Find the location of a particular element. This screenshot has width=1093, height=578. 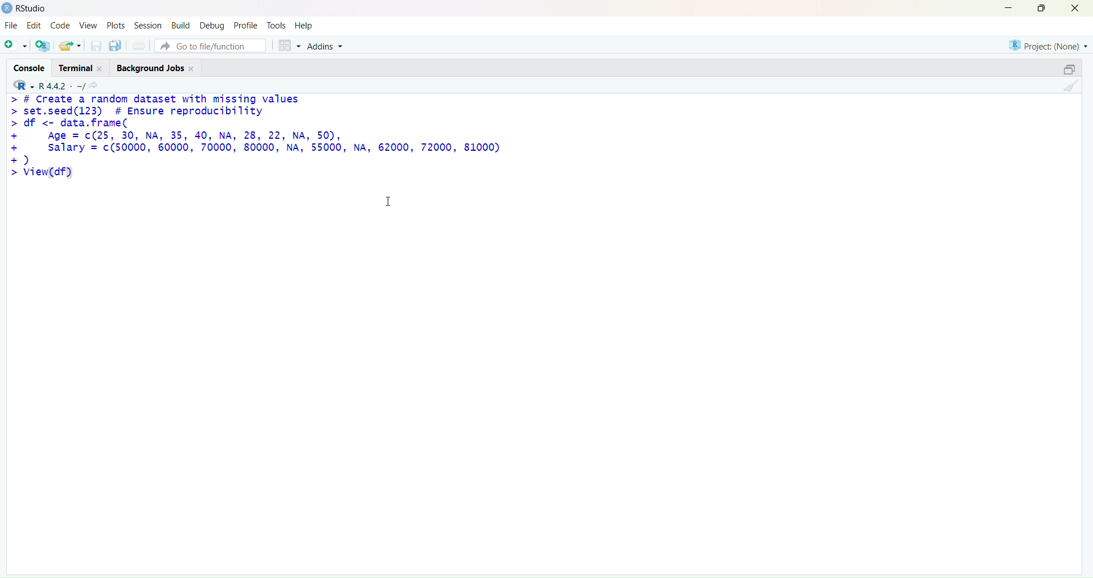

cursor is located at coordinates (390, 203).